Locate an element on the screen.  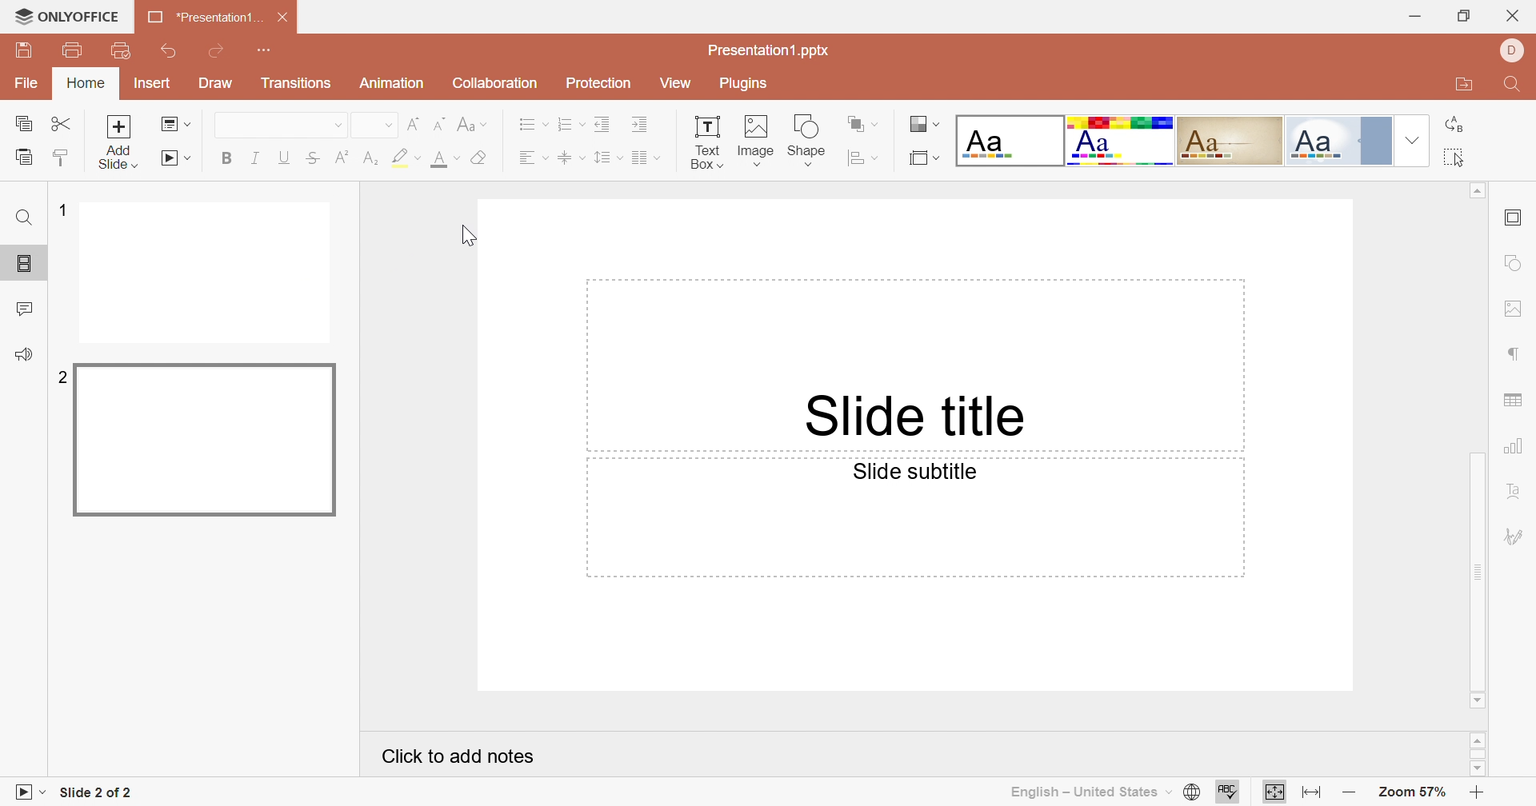
Classic is located at coordinates (1233, 140).